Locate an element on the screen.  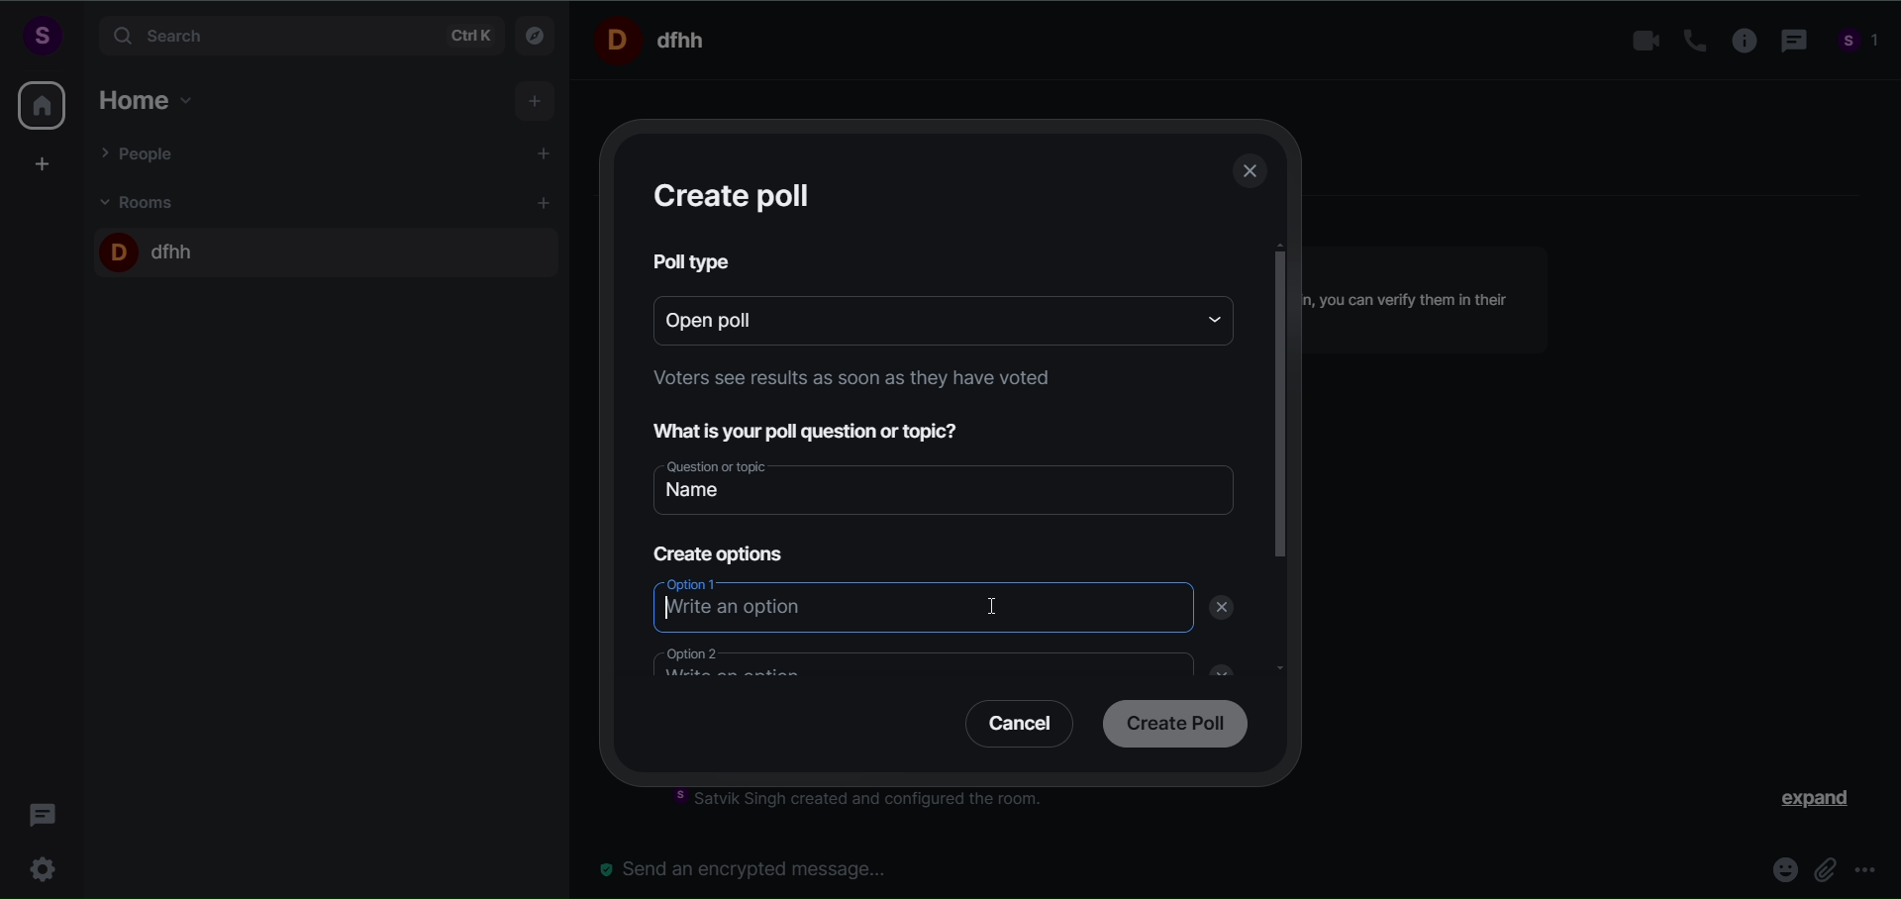
people is located at coordinates (1859, 44).